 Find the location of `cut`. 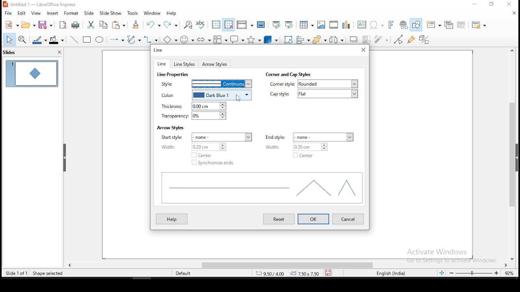

cut is located at coordinates (91, 26).